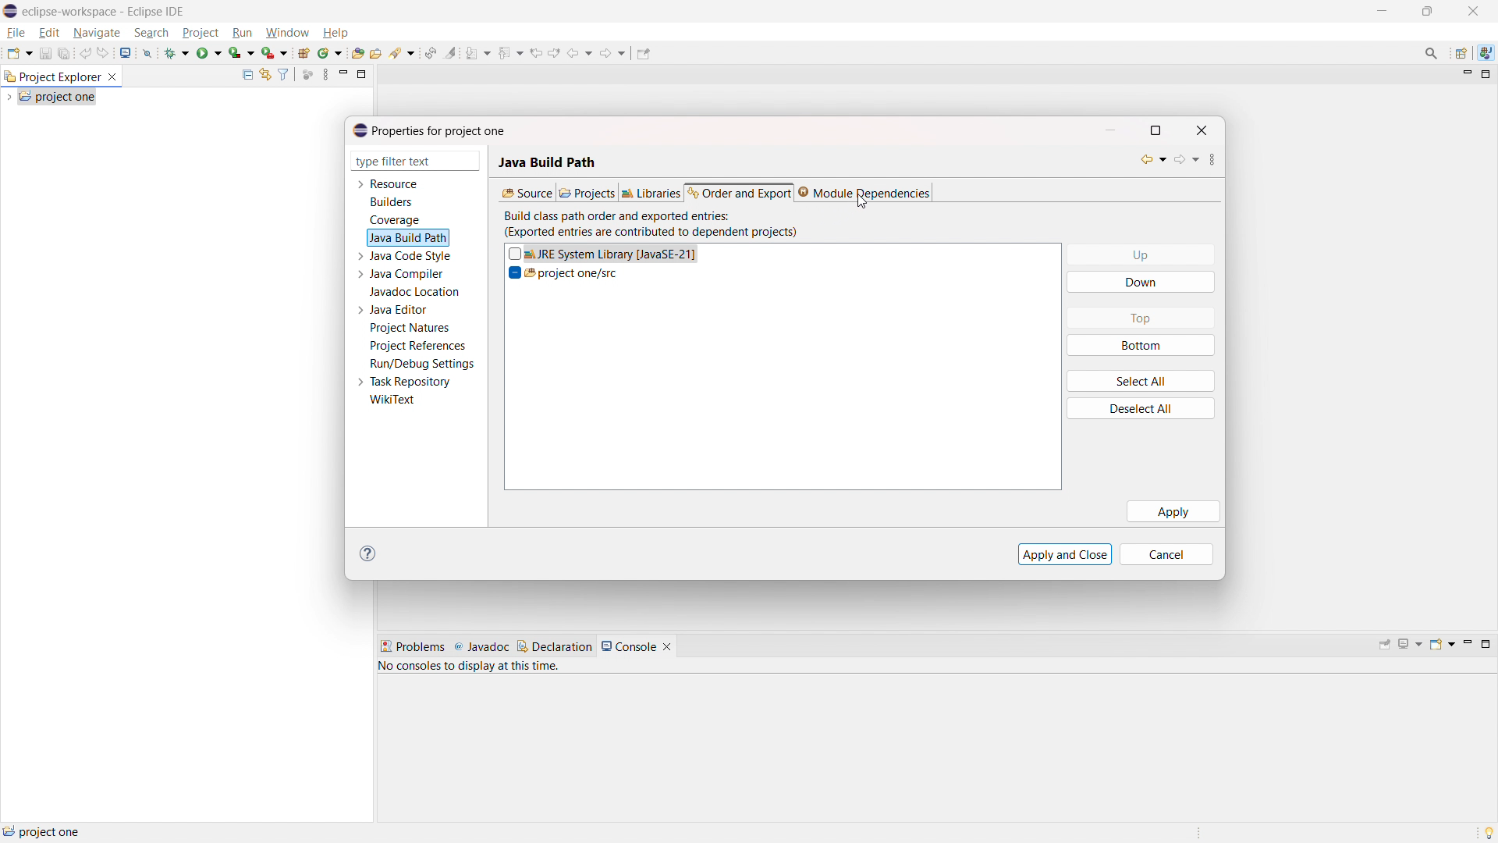 The image size is (1498, 843). What do you see at coordinates (548, 157) in the screenshot?
I see `Java build path` at bounding box center [548, 157].